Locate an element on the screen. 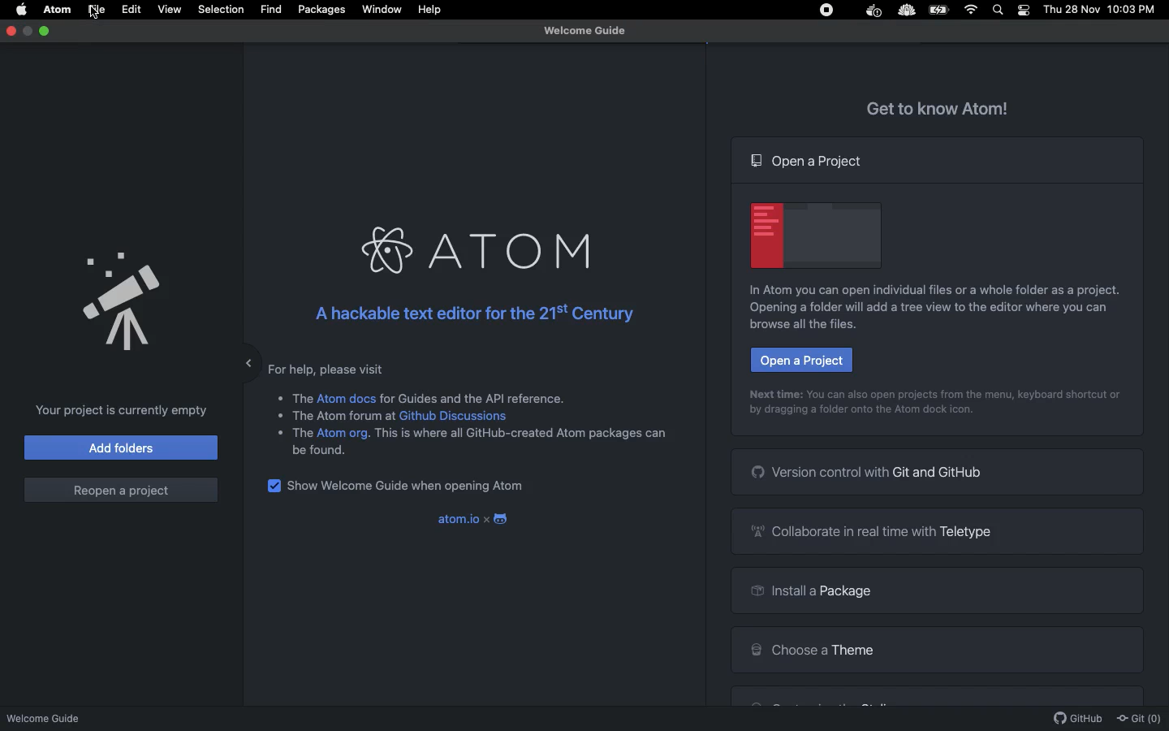 The image size is (1169, 731). Open a project is located at coordinates (809, 161).